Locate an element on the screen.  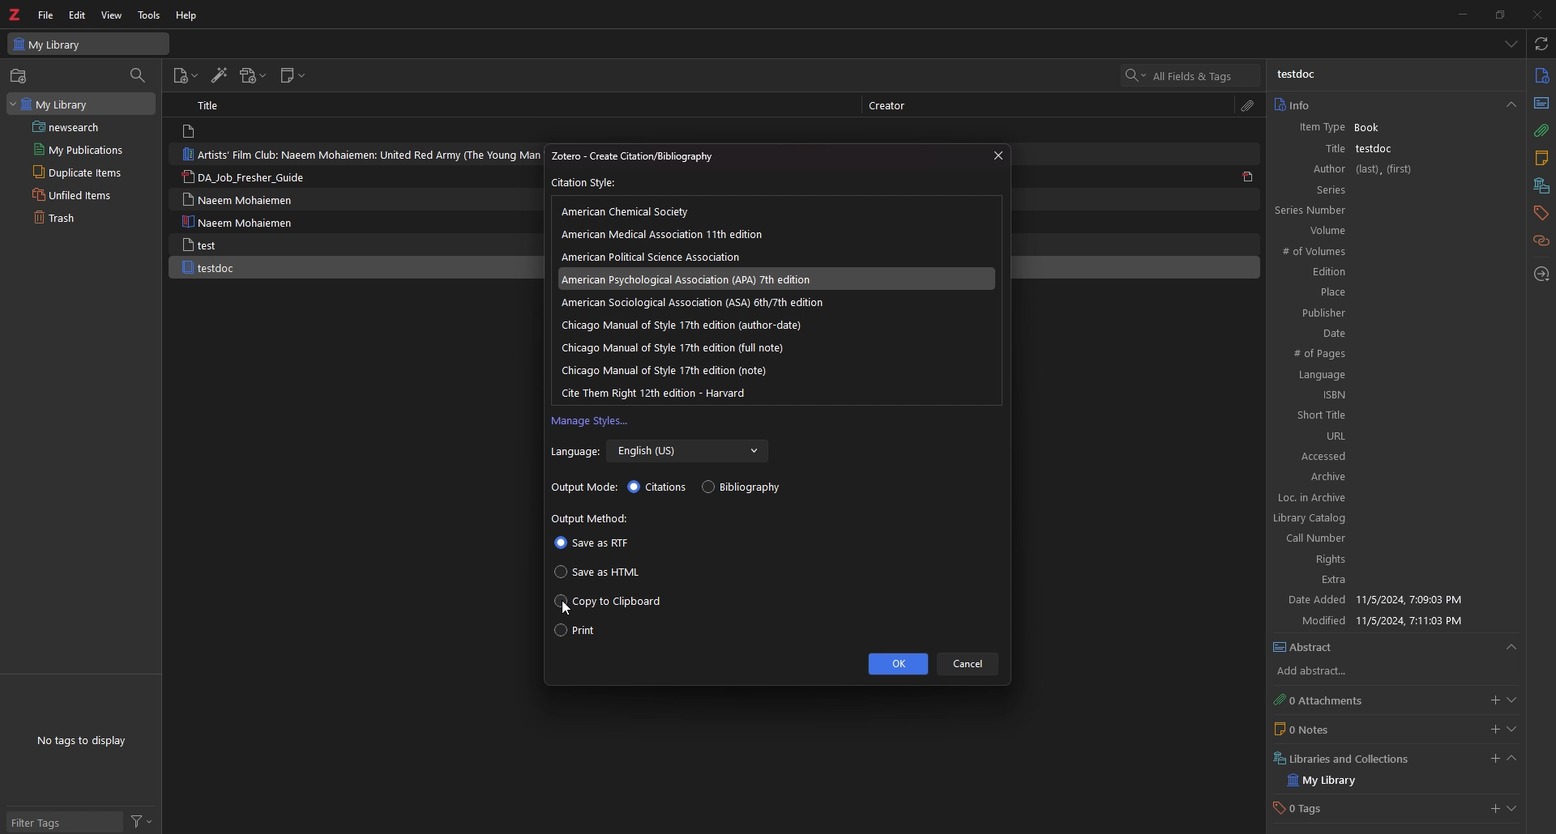
Publisher is located at coordinates (1384, 312).